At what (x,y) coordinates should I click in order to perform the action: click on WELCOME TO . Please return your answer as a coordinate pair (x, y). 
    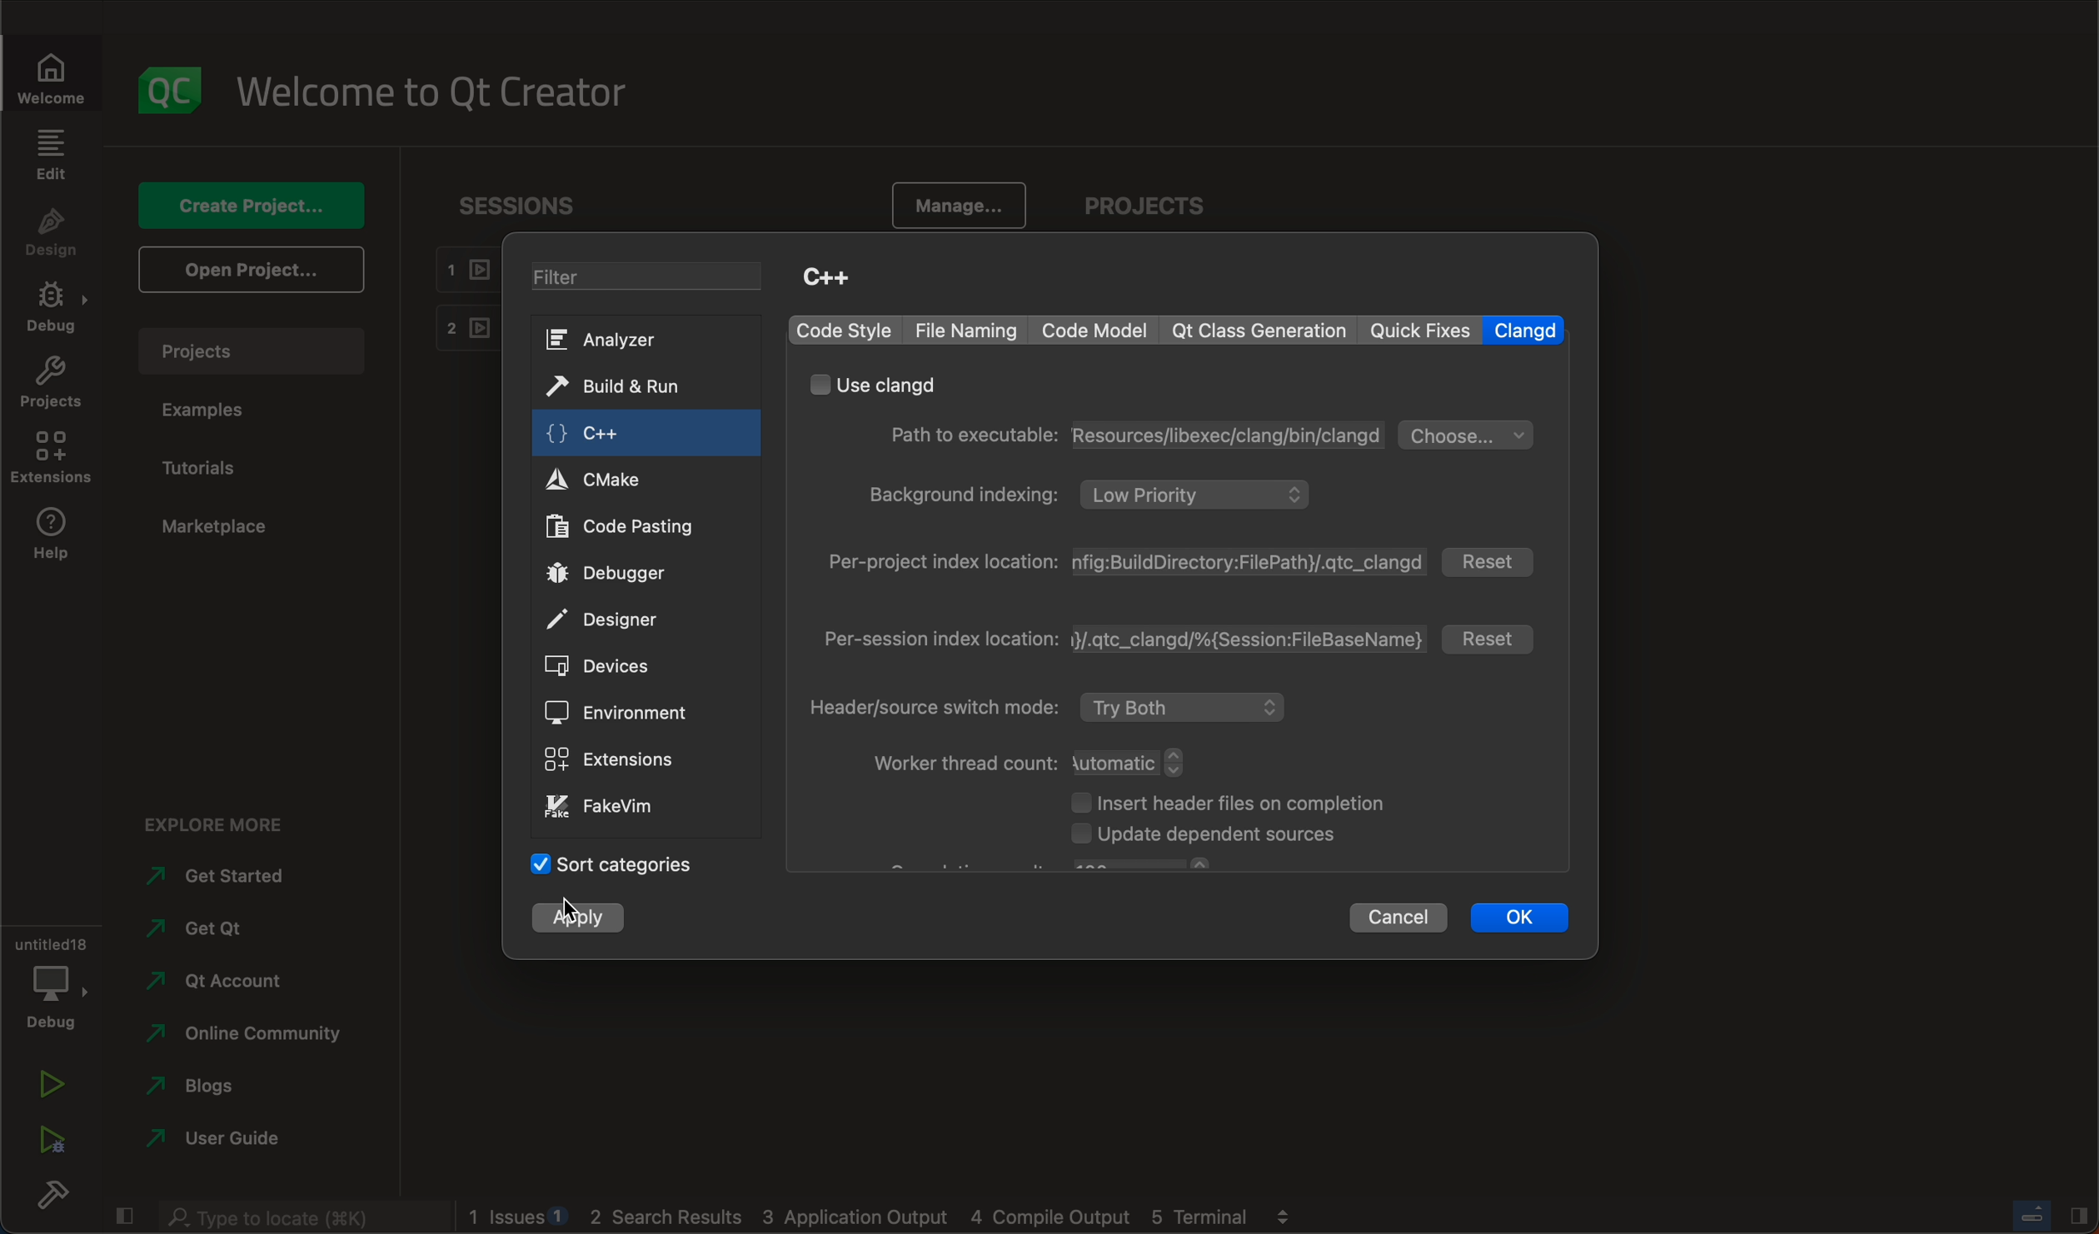
    Looking at the image, I should click on (437, 93).